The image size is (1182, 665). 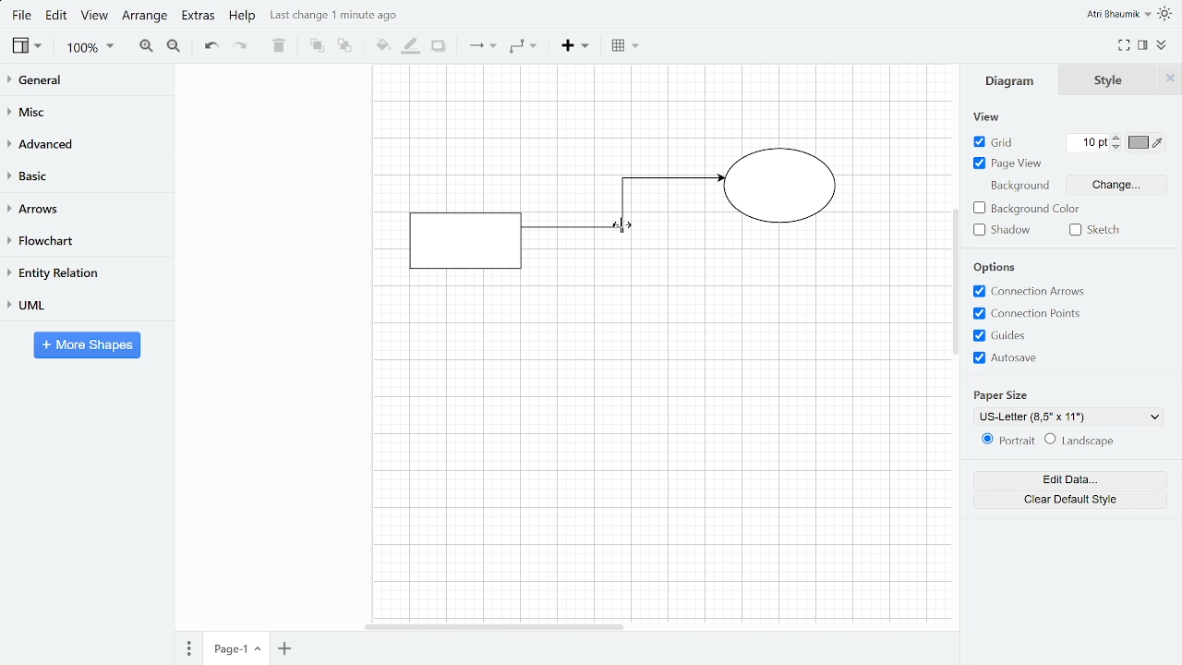 I want to click on Extras, so click(x=198, y=18).